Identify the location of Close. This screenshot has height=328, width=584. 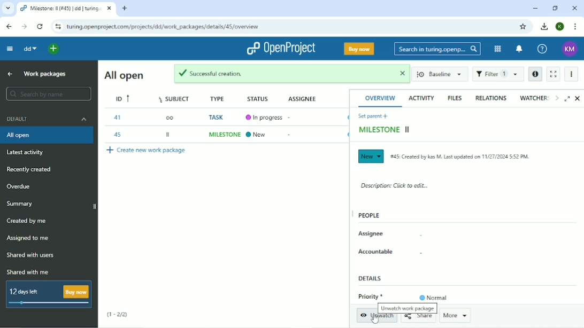
(400, 73).